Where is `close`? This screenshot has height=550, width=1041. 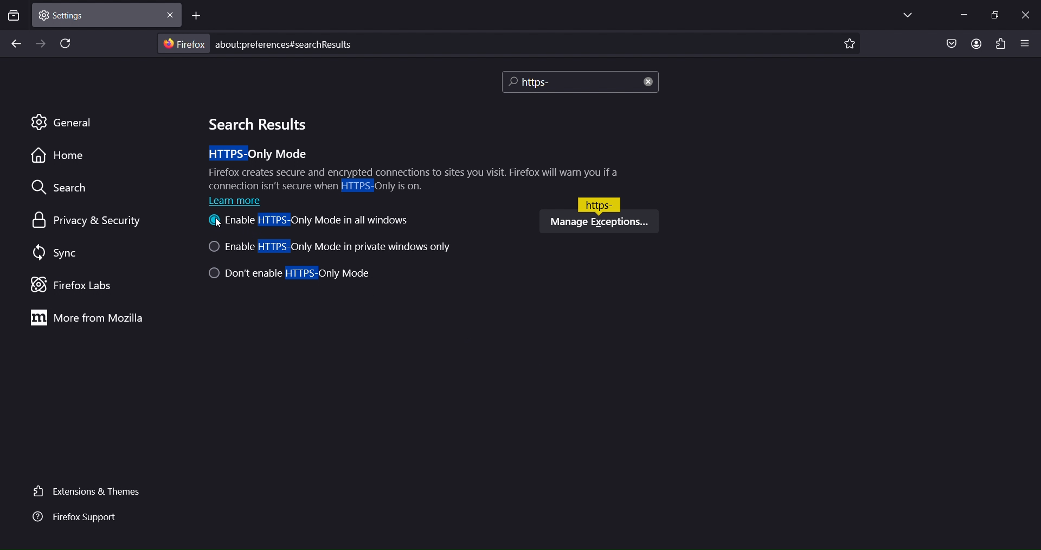
close is located at coordinates (650, 84).